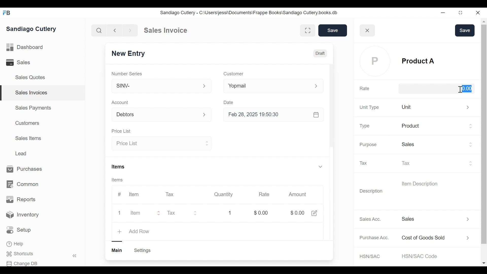 The height and width of the screenshot is (274, 487). Describe the element at coordinates (23, 184) in the screenshot. I see `Common` at that location.